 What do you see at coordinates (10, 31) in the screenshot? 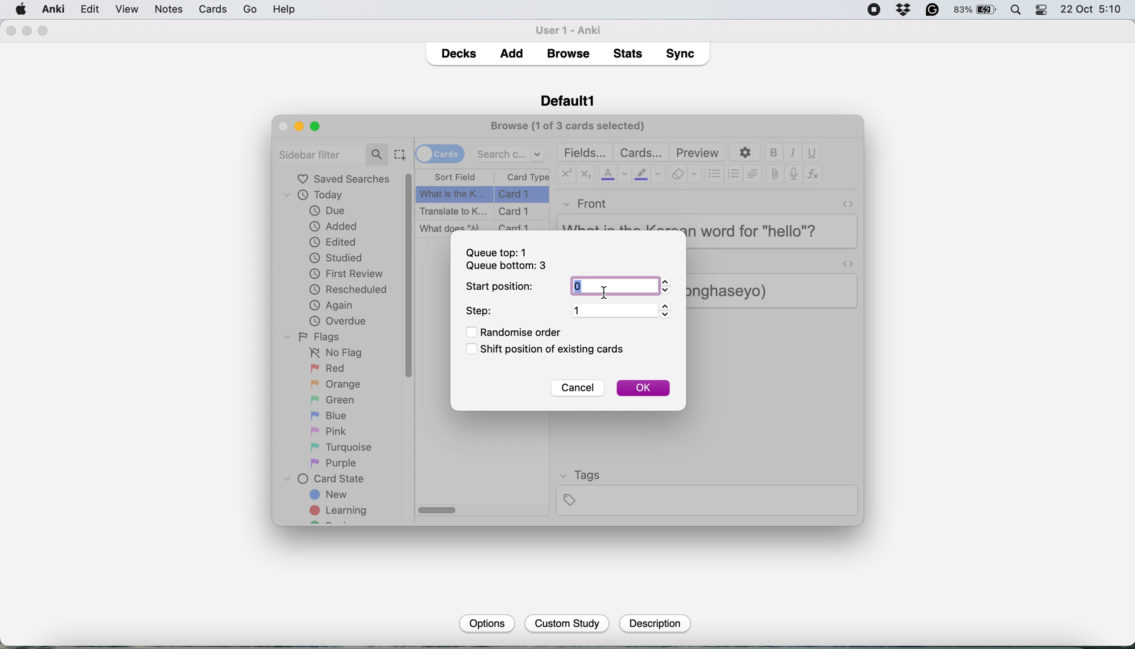
I see `close` at bounding box center [10, 31].